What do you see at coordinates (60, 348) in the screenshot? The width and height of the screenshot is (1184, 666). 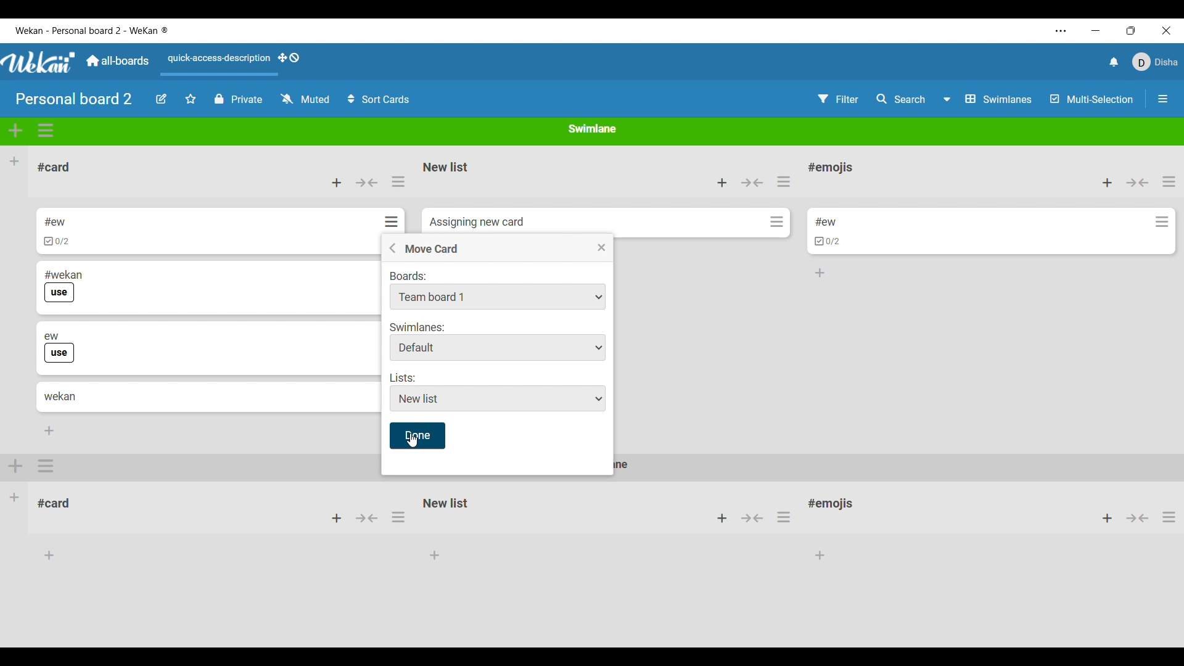 I see `Card title and label` at bounding box center [60, 348].